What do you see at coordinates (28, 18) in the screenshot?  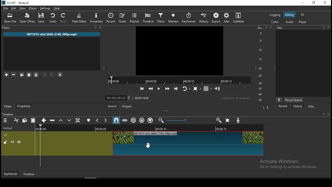 I see `open other` at bounding box center [28, 18].